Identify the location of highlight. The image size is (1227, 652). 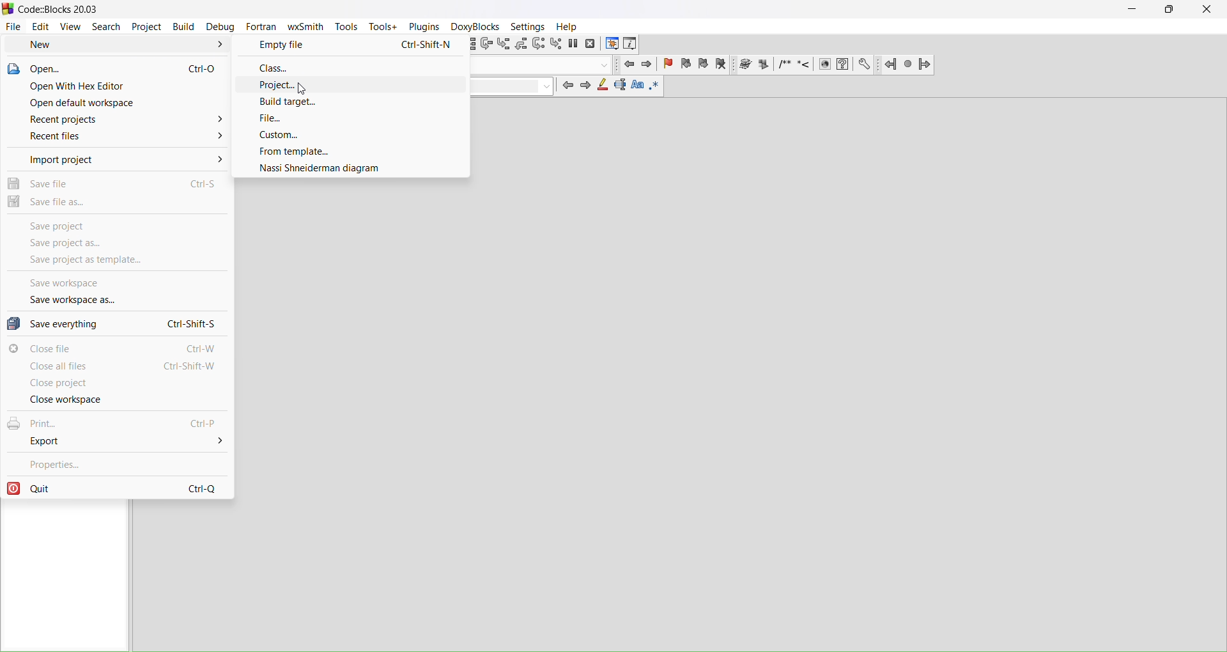
(605, 88).